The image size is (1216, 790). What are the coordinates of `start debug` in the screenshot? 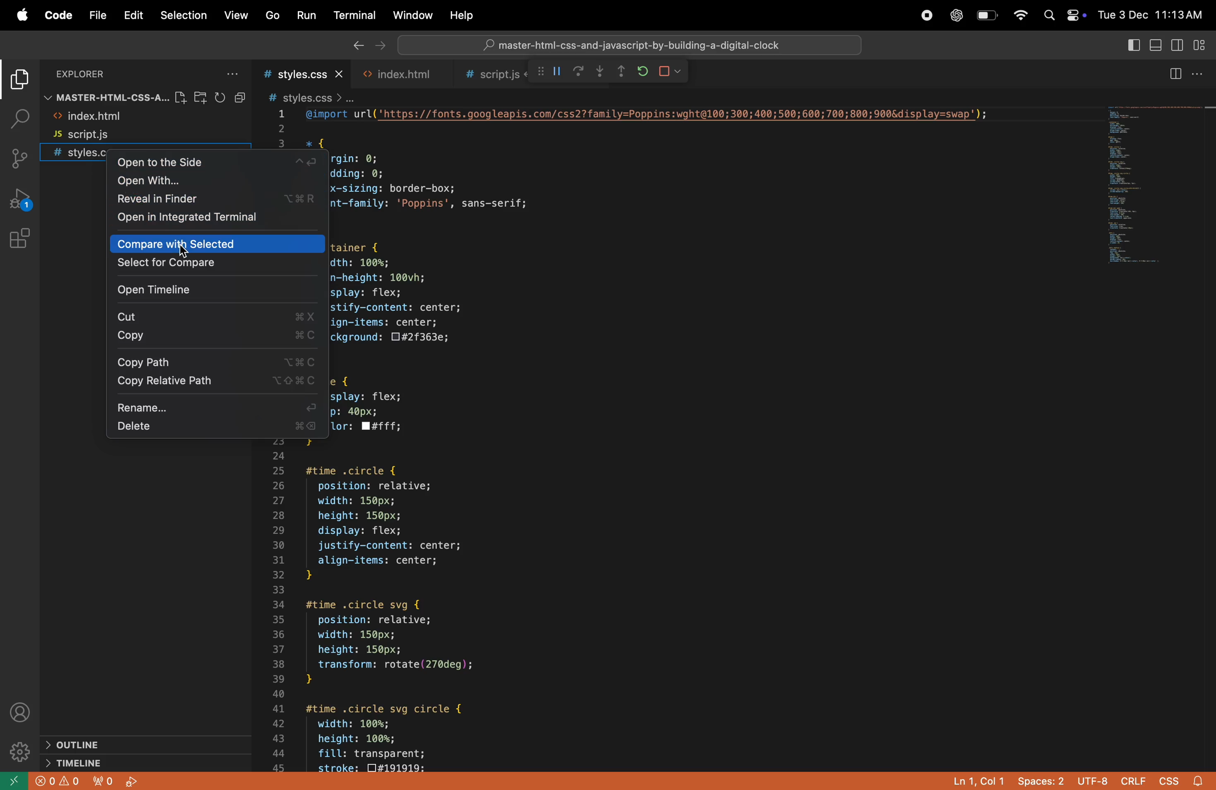 It's located at (133, 781).